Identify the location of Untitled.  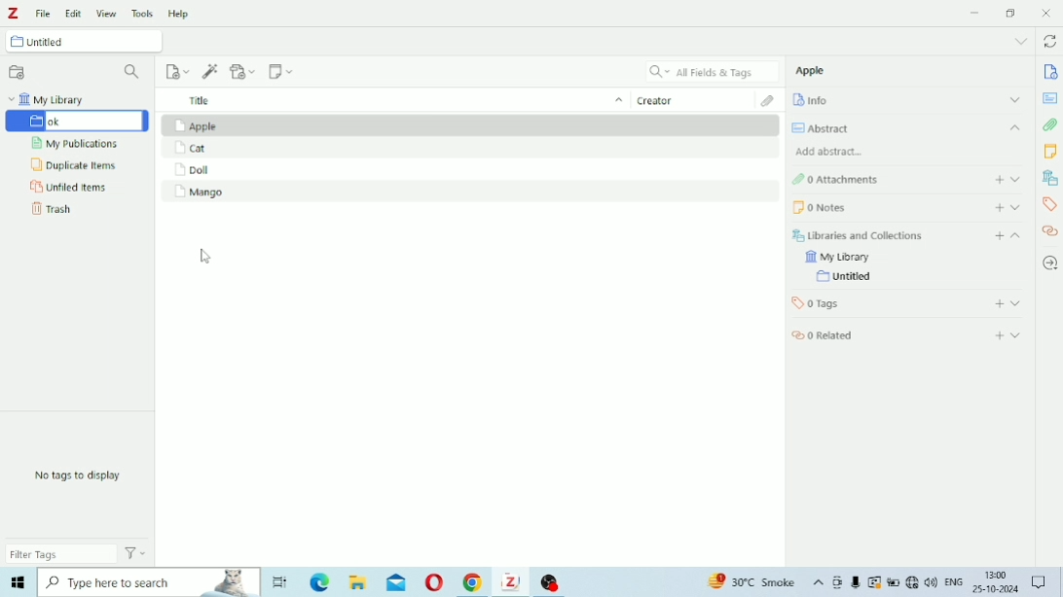
(847, 277).